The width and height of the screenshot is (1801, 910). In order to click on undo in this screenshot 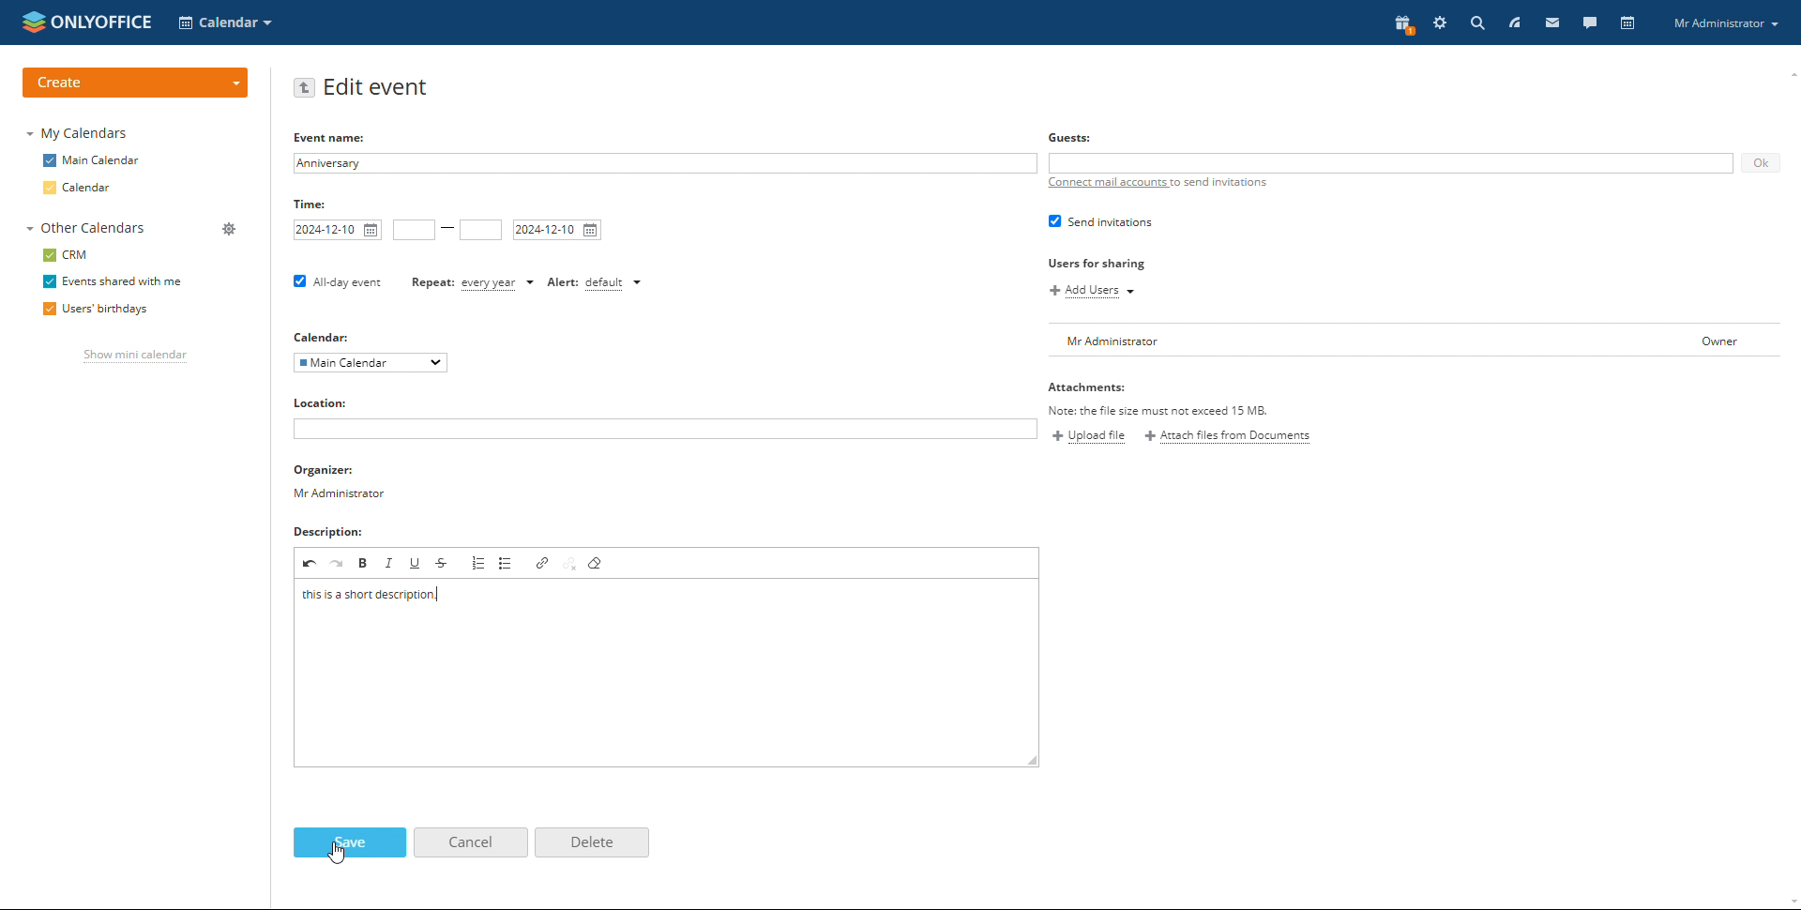, I will do `click(309, 563)`.